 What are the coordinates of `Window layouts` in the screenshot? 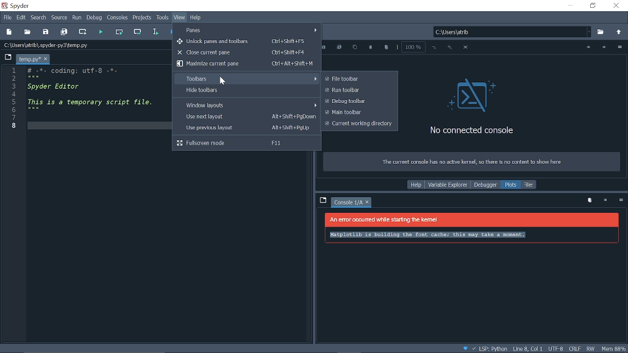 It's located at (246, 104).